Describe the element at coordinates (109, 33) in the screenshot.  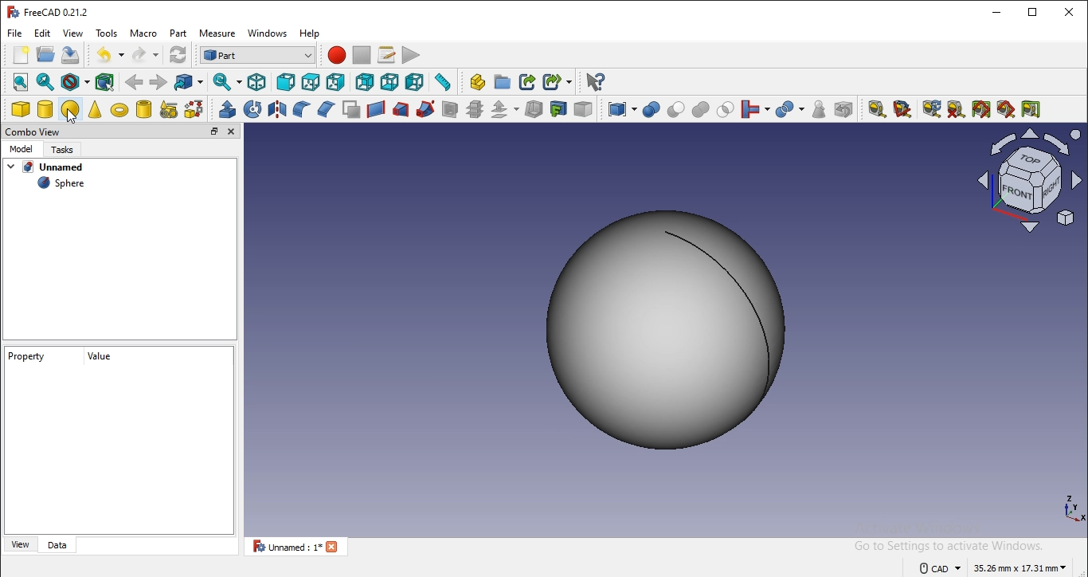
I see `tools` at that location.